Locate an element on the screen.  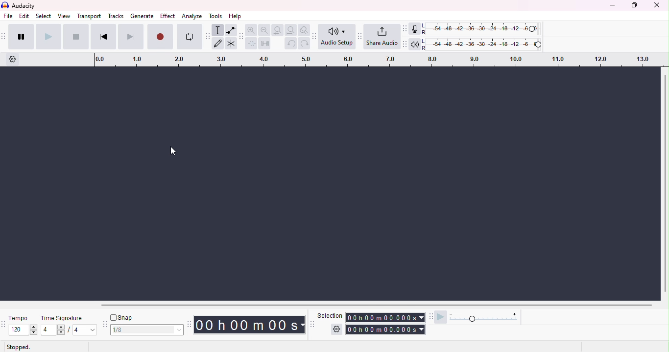
recording level is located at coordinates (480, 28).